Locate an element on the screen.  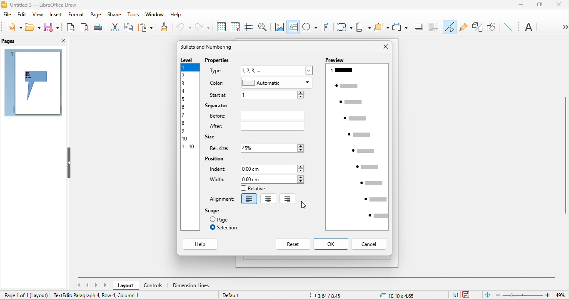
relative is located at coordinates (254, 188).